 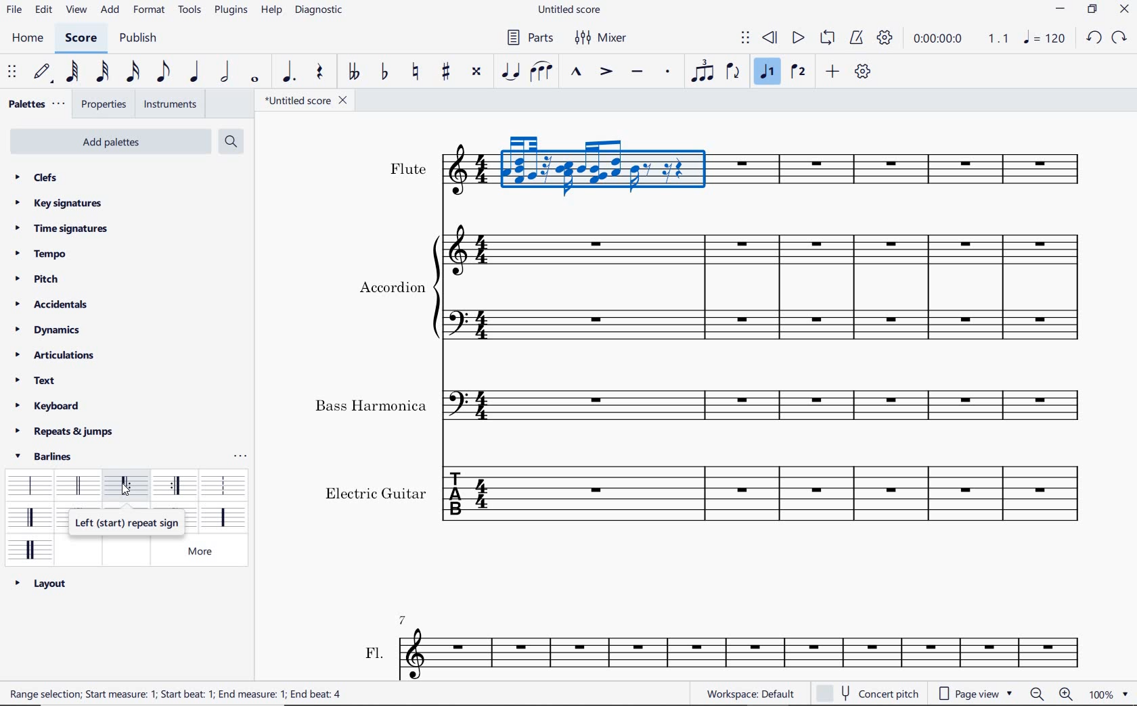 What do you see at coordinates (64, 431) in the screenshot?
I see `repeats & jumps` at bounding box center [64, 431].